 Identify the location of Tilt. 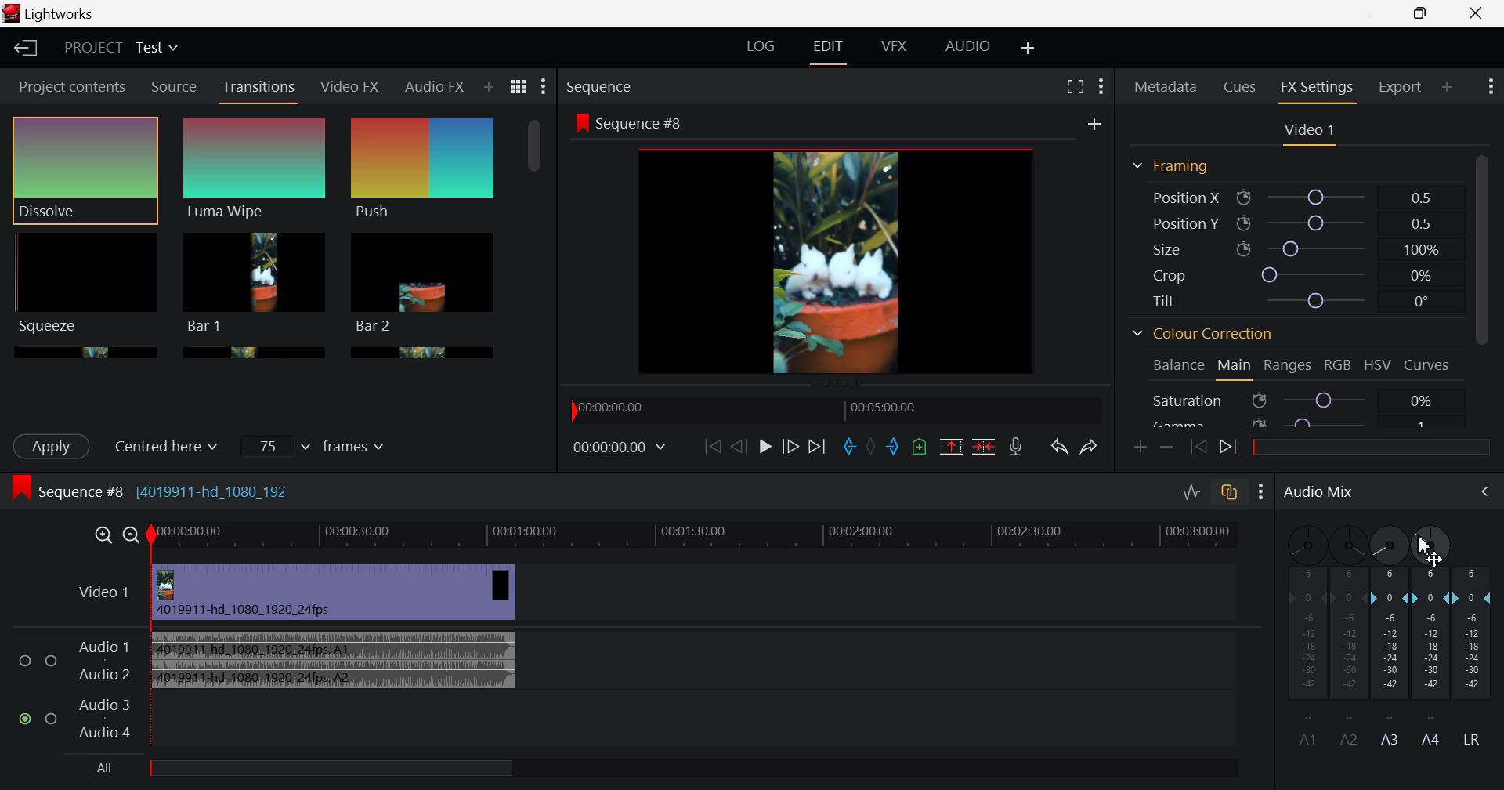
(1292, 303).